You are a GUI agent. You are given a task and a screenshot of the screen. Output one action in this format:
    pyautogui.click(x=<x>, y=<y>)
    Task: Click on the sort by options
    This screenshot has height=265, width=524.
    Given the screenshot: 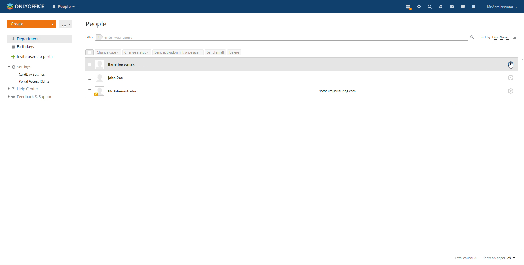 What is the action you would take?
    pyautogui.click(x=496, y=37)
    